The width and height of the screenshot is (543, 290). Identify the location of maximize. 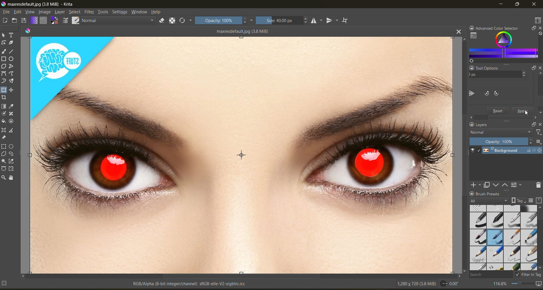
(518, 5).